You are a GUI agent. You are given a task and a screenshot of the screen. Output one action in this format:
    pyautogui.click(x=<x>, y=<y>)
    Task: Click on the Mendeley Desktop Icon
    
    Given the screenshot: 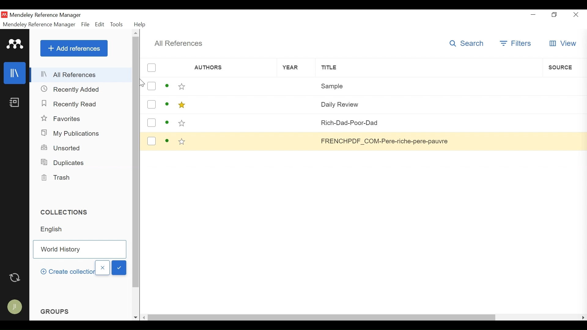 What is the action you would take?
    pyautogui.click(x=5, y=15)
    